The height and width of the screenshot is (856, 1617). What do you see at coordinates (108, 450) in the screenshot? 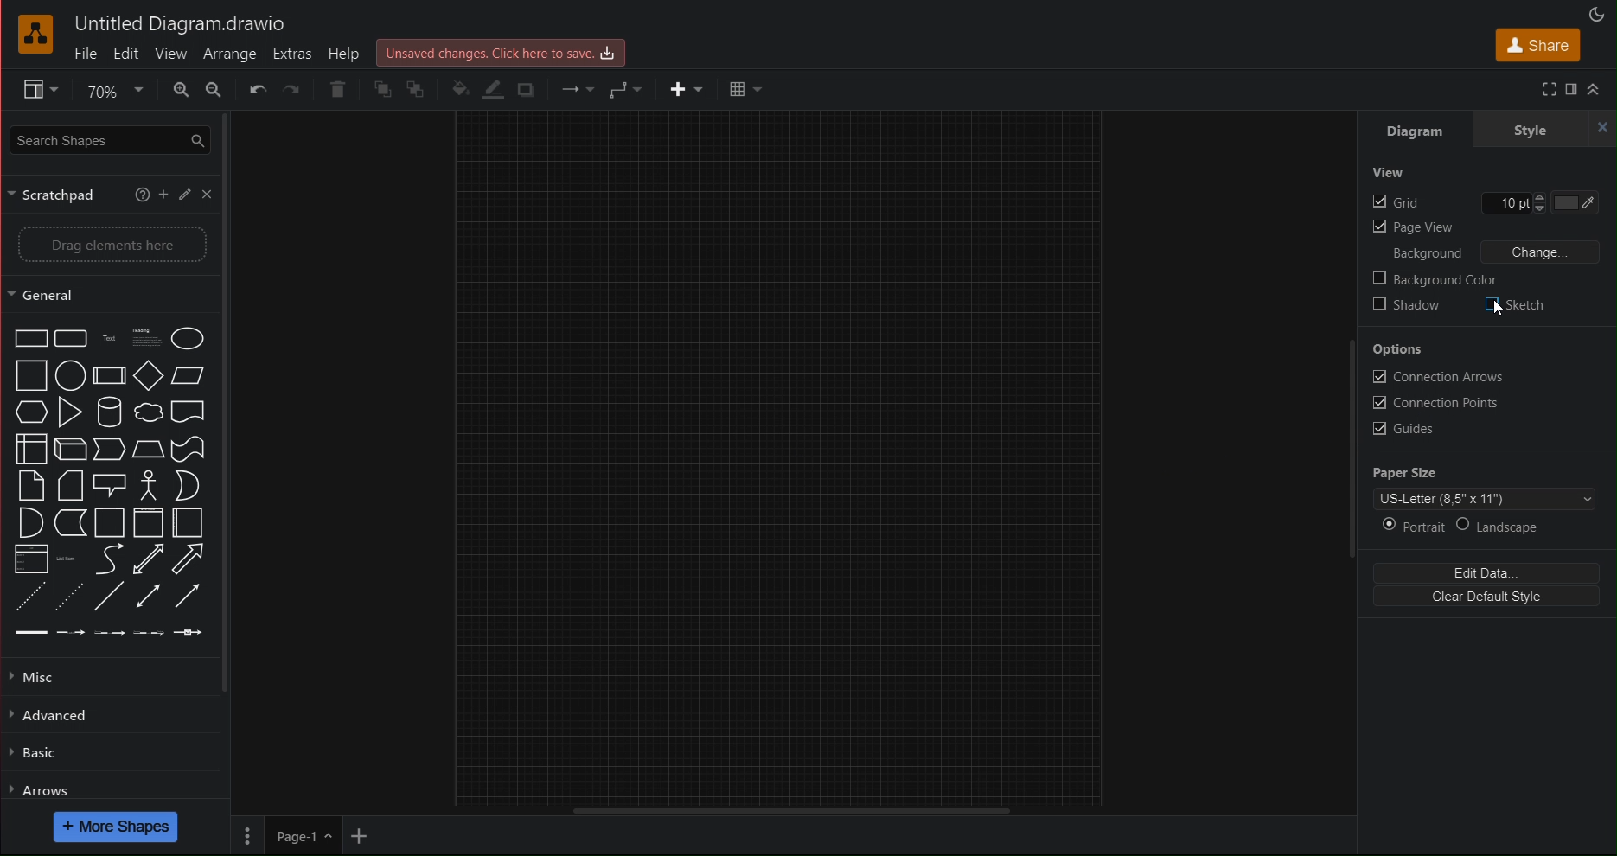
I see `step` at bounding box center [108, 450].